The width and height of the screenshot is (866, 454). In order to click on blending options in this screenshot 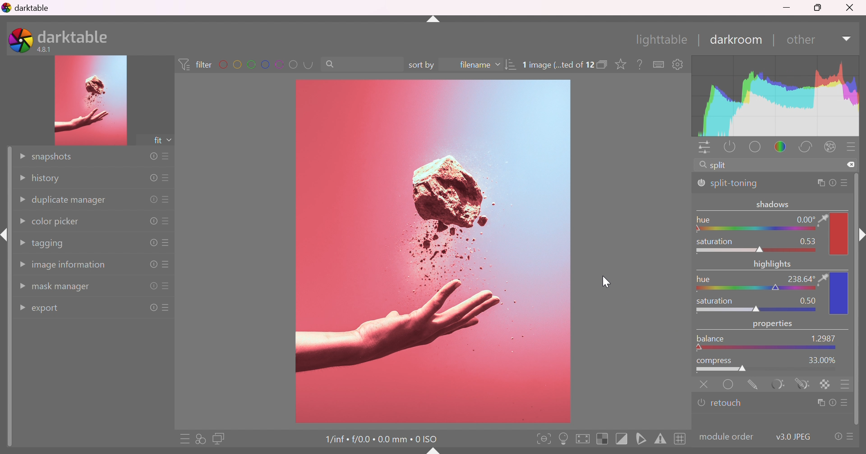, I will do `click(846, 385)`.